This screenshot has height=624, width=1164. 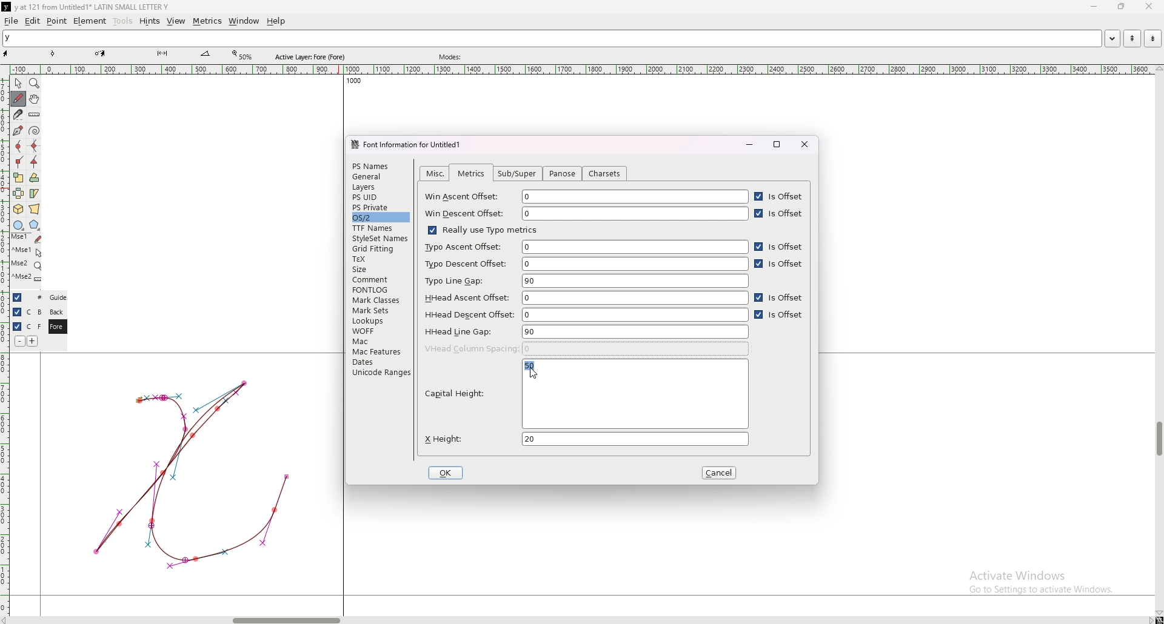 I want to click on circle or ellipse, so click(x=18, y=225).